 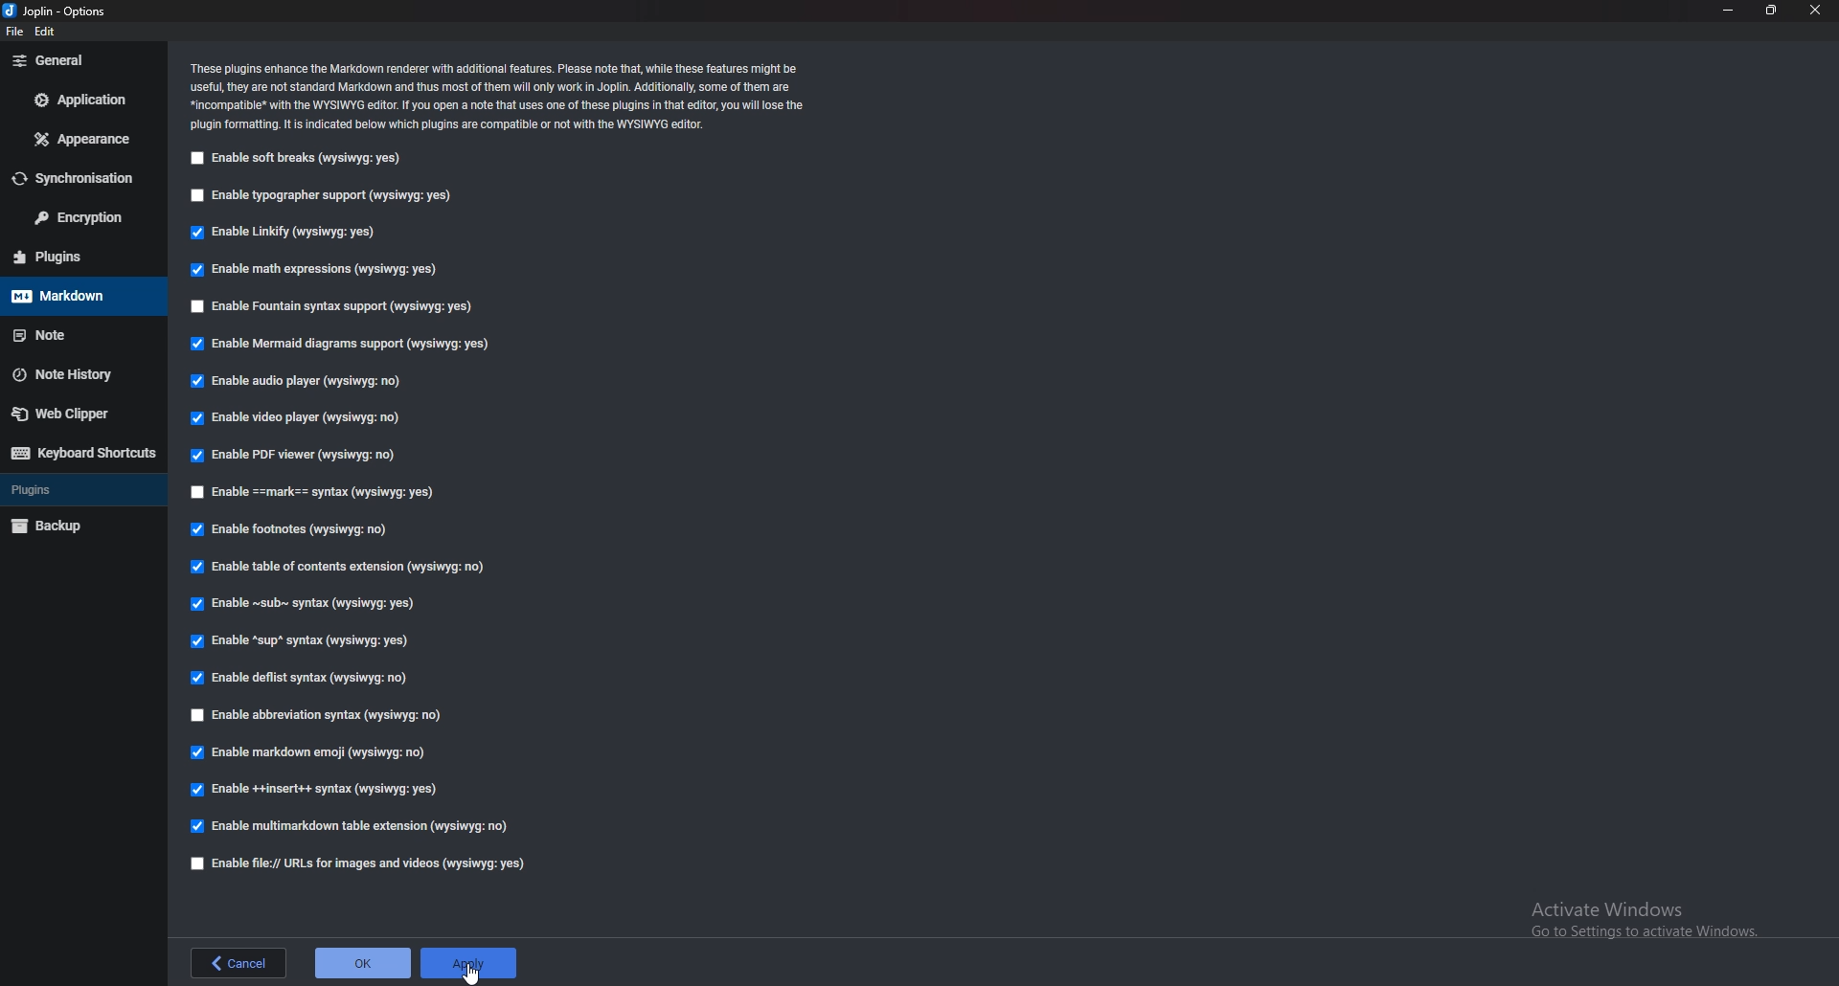 I want to click on cursor, so click(x=474, y=972).